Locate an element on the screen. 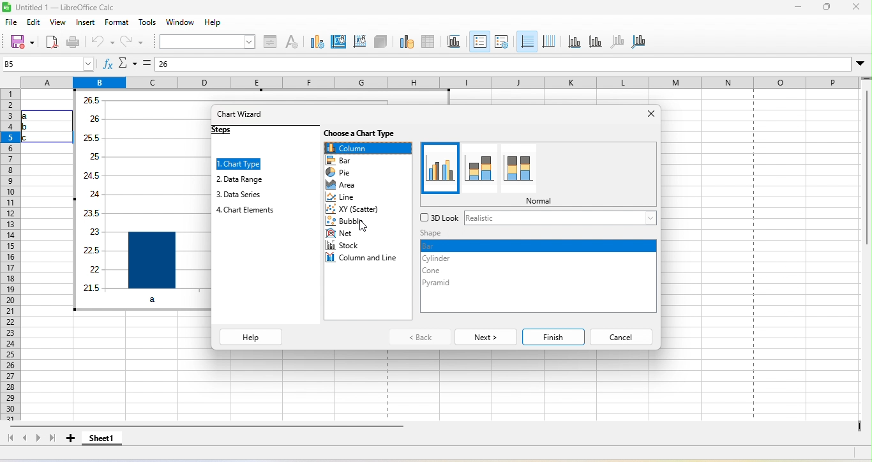 This screenshot has width=872, height=462. data range is located at coordinates (249, 180).